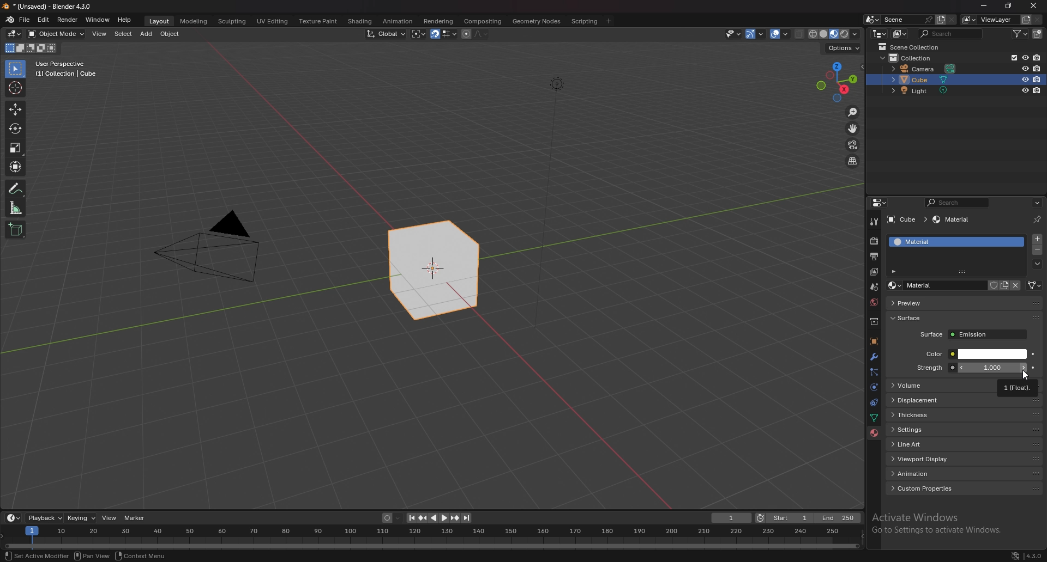 This screenshot has width=1047, height=562. Describe the element at coordinates (455, 518) in the screenshot. I see `jump to keyframe` at that location.